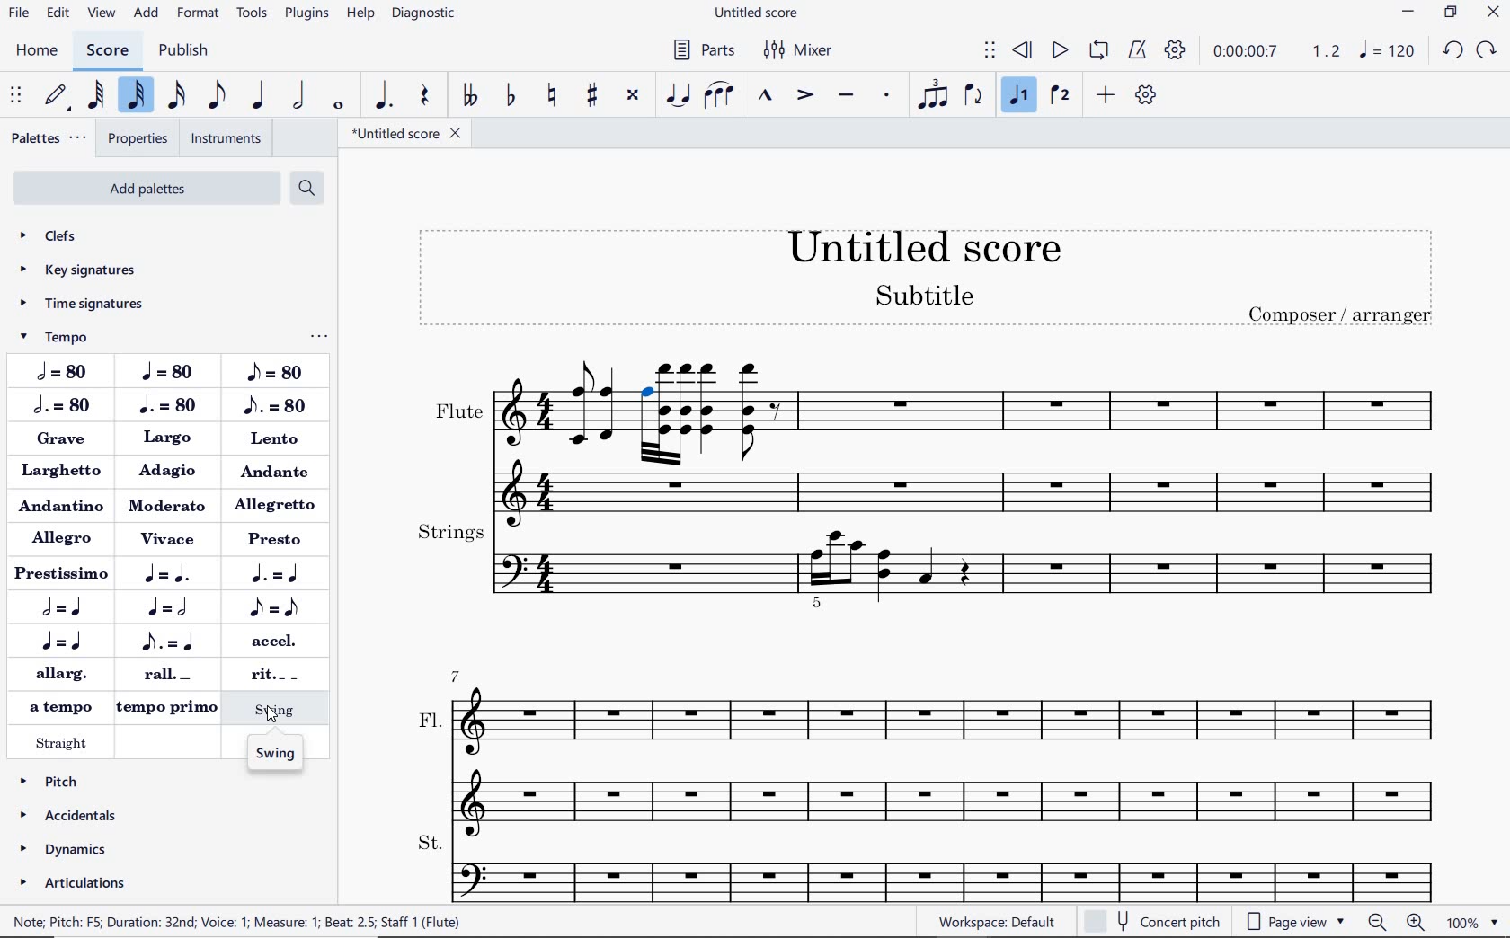 The width and height of the screenshot is (1510, 938). I want to click on REST, so click(424, 94).